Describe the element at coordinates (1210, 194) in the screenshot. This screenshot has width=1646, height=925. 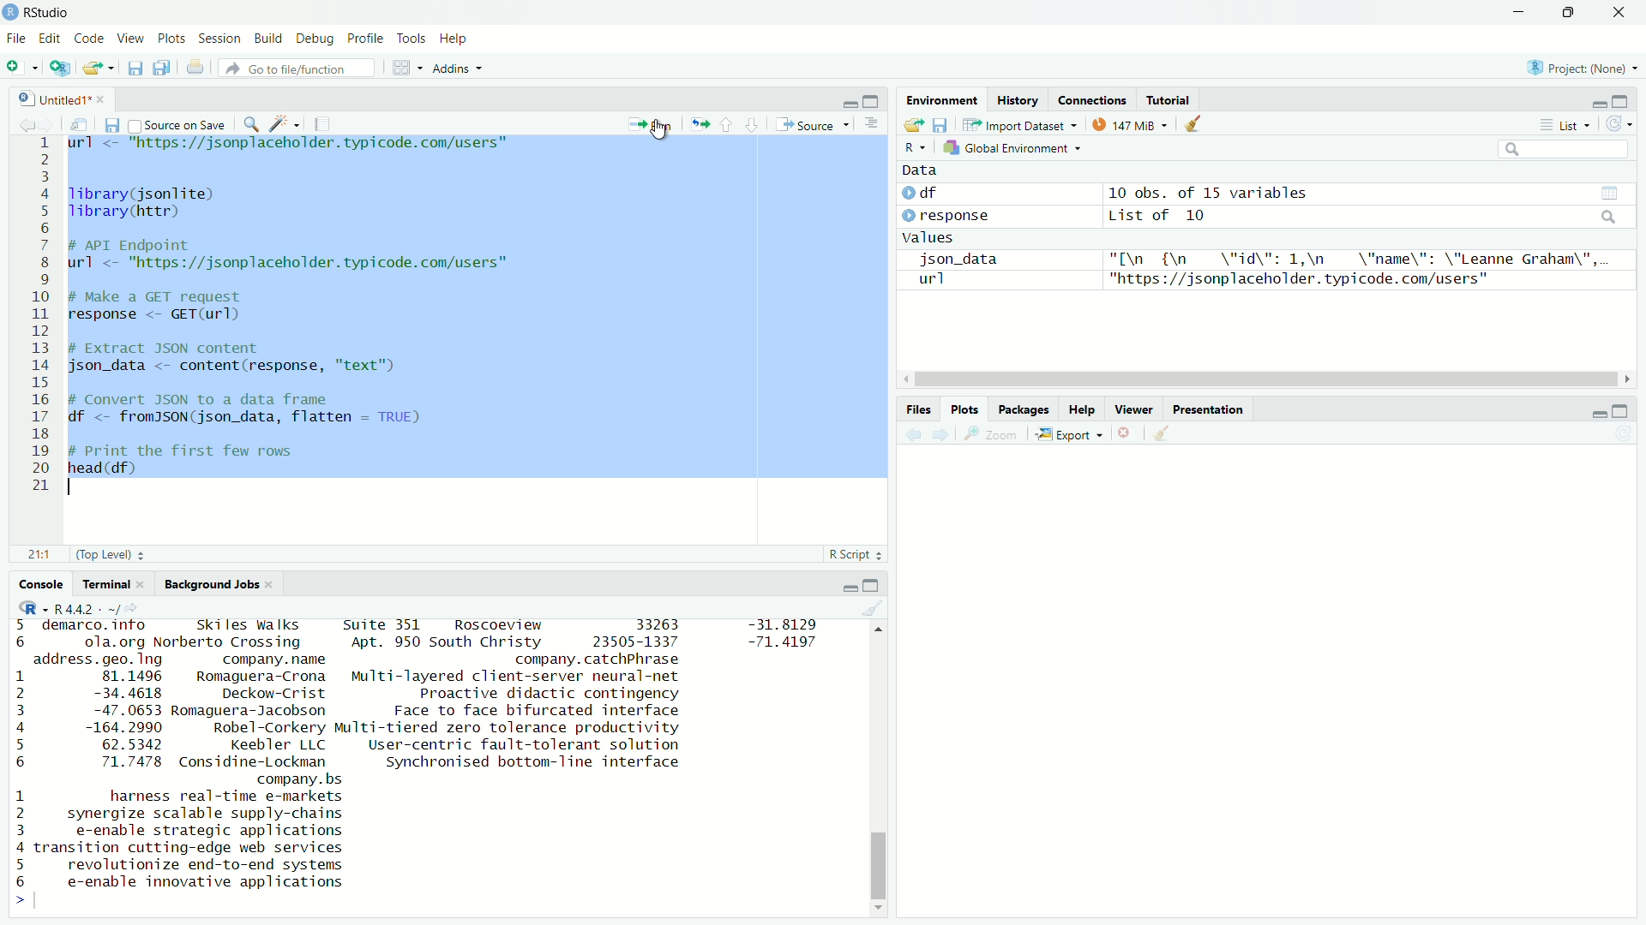
I see `10 obs. of 15 variables` at that location.